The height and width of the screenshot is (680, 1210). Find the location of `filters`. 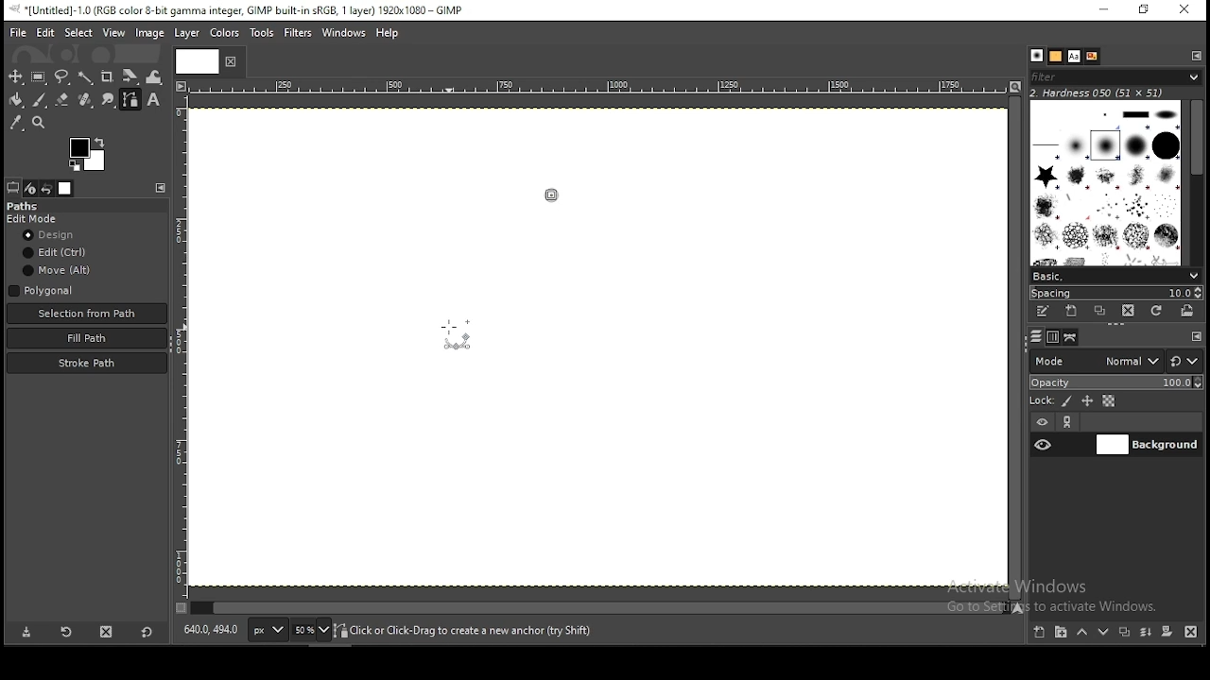

filters is located at coordinates (297, 32).